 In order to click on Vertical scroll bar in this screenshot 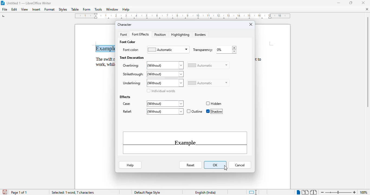, I will do `click(368, 62)`.